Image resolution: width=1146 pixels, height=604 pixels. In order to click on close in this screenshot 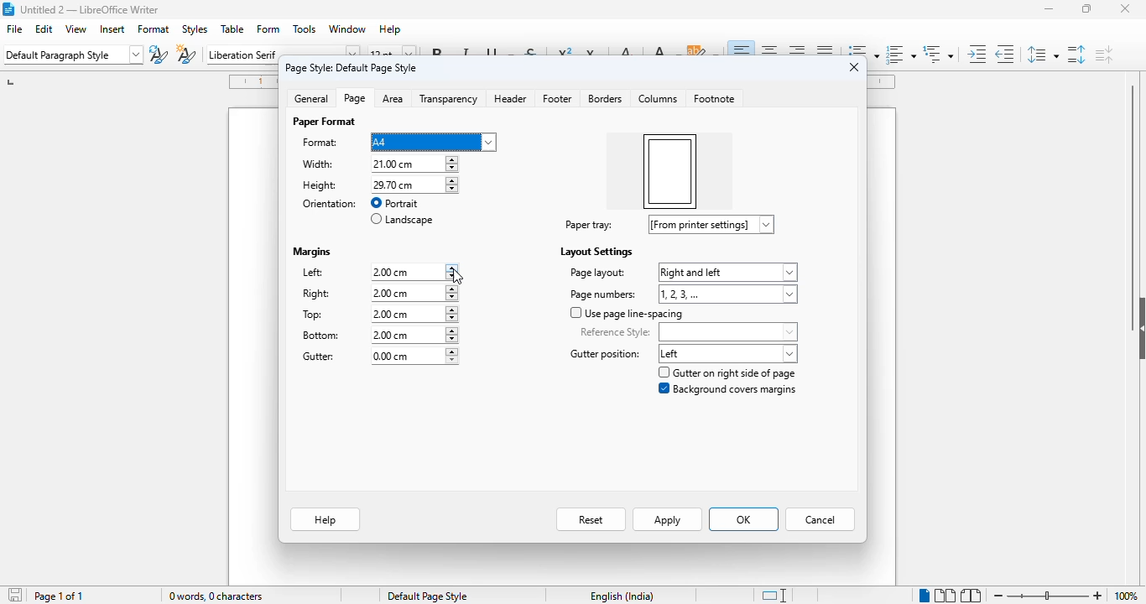, I will do `click(855, 67)`.